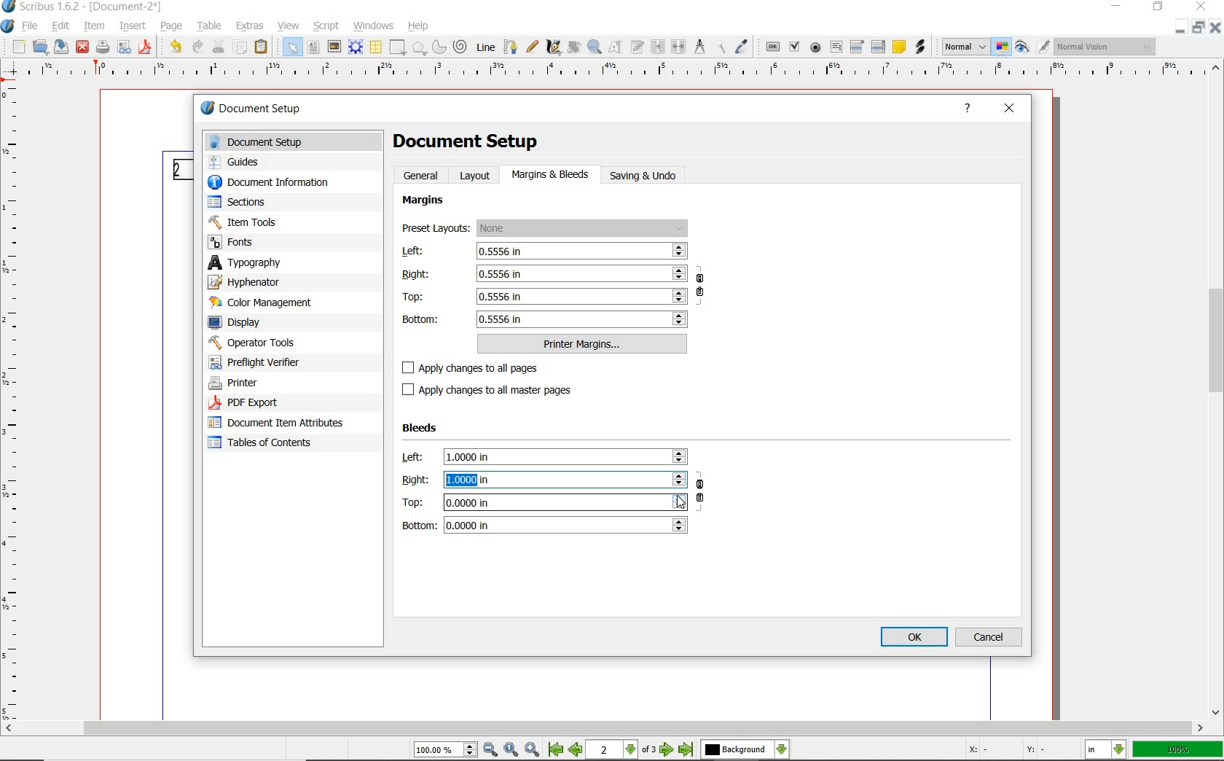 The height and width of the screenshot is (761, 1224). Describe the element at coordinates (313, 48) in the screenshot. I see `text frame` at that location.